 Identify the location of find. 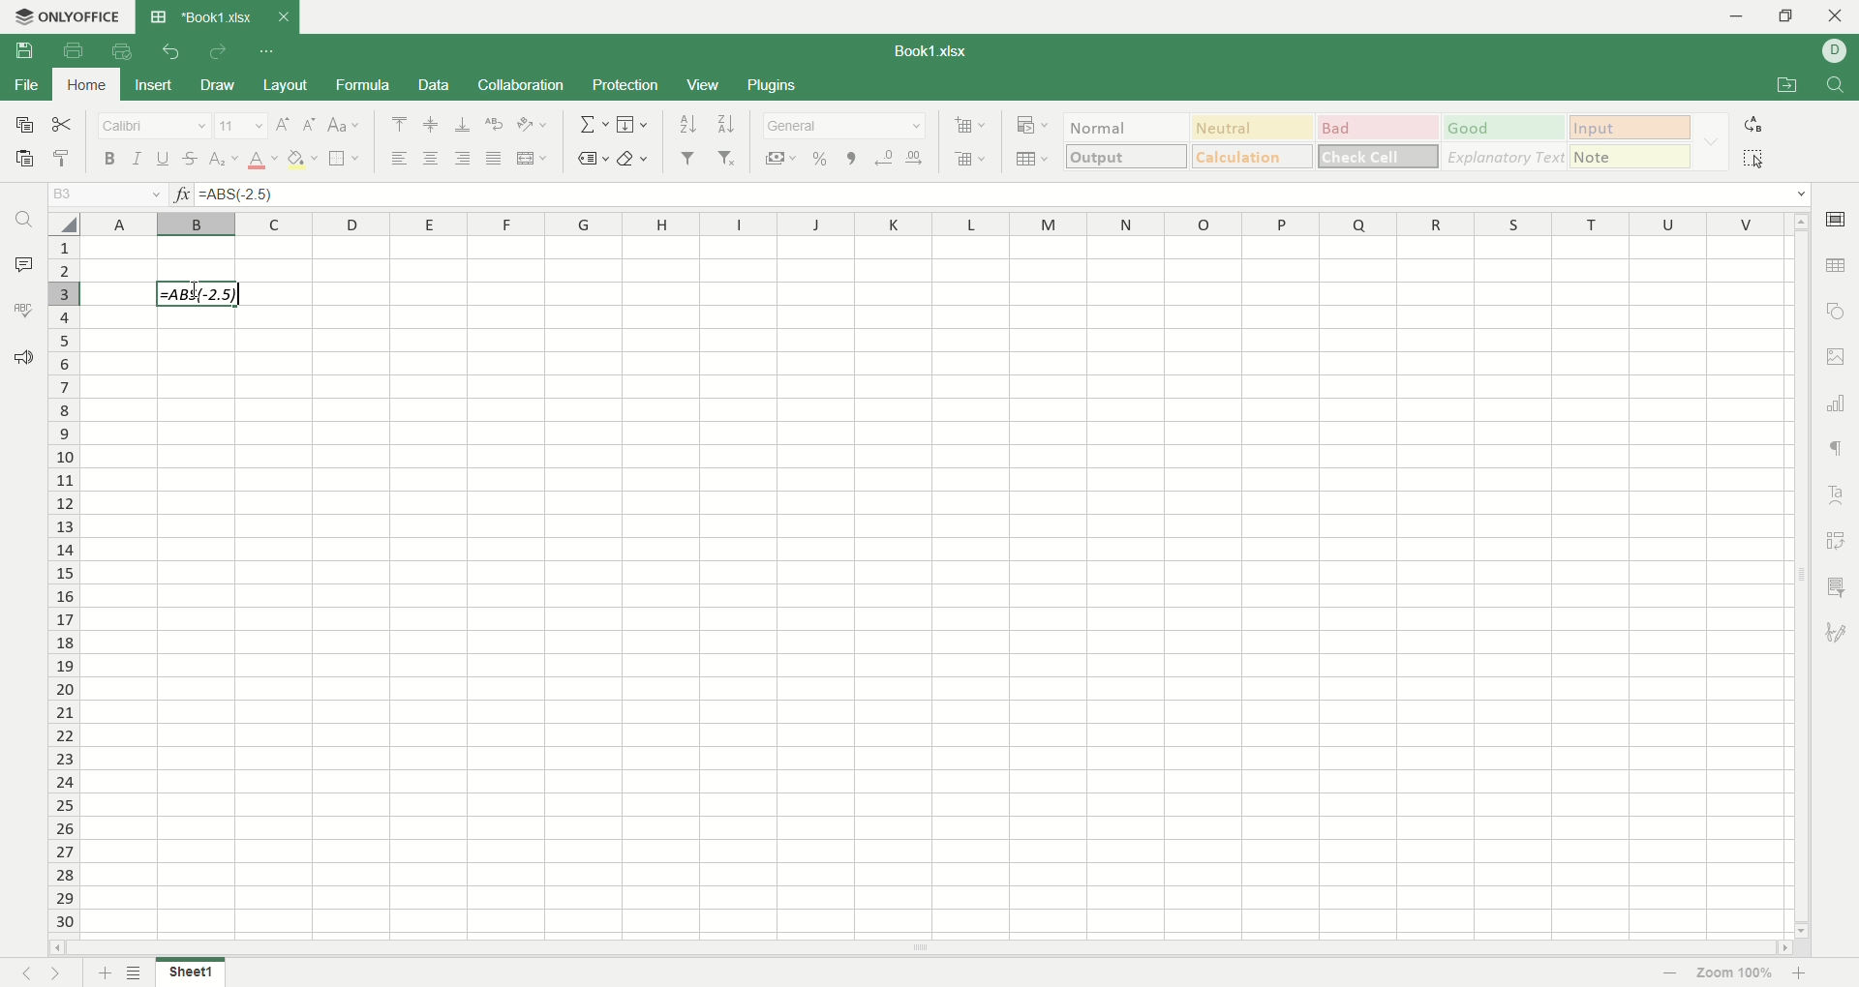
(22, 219).